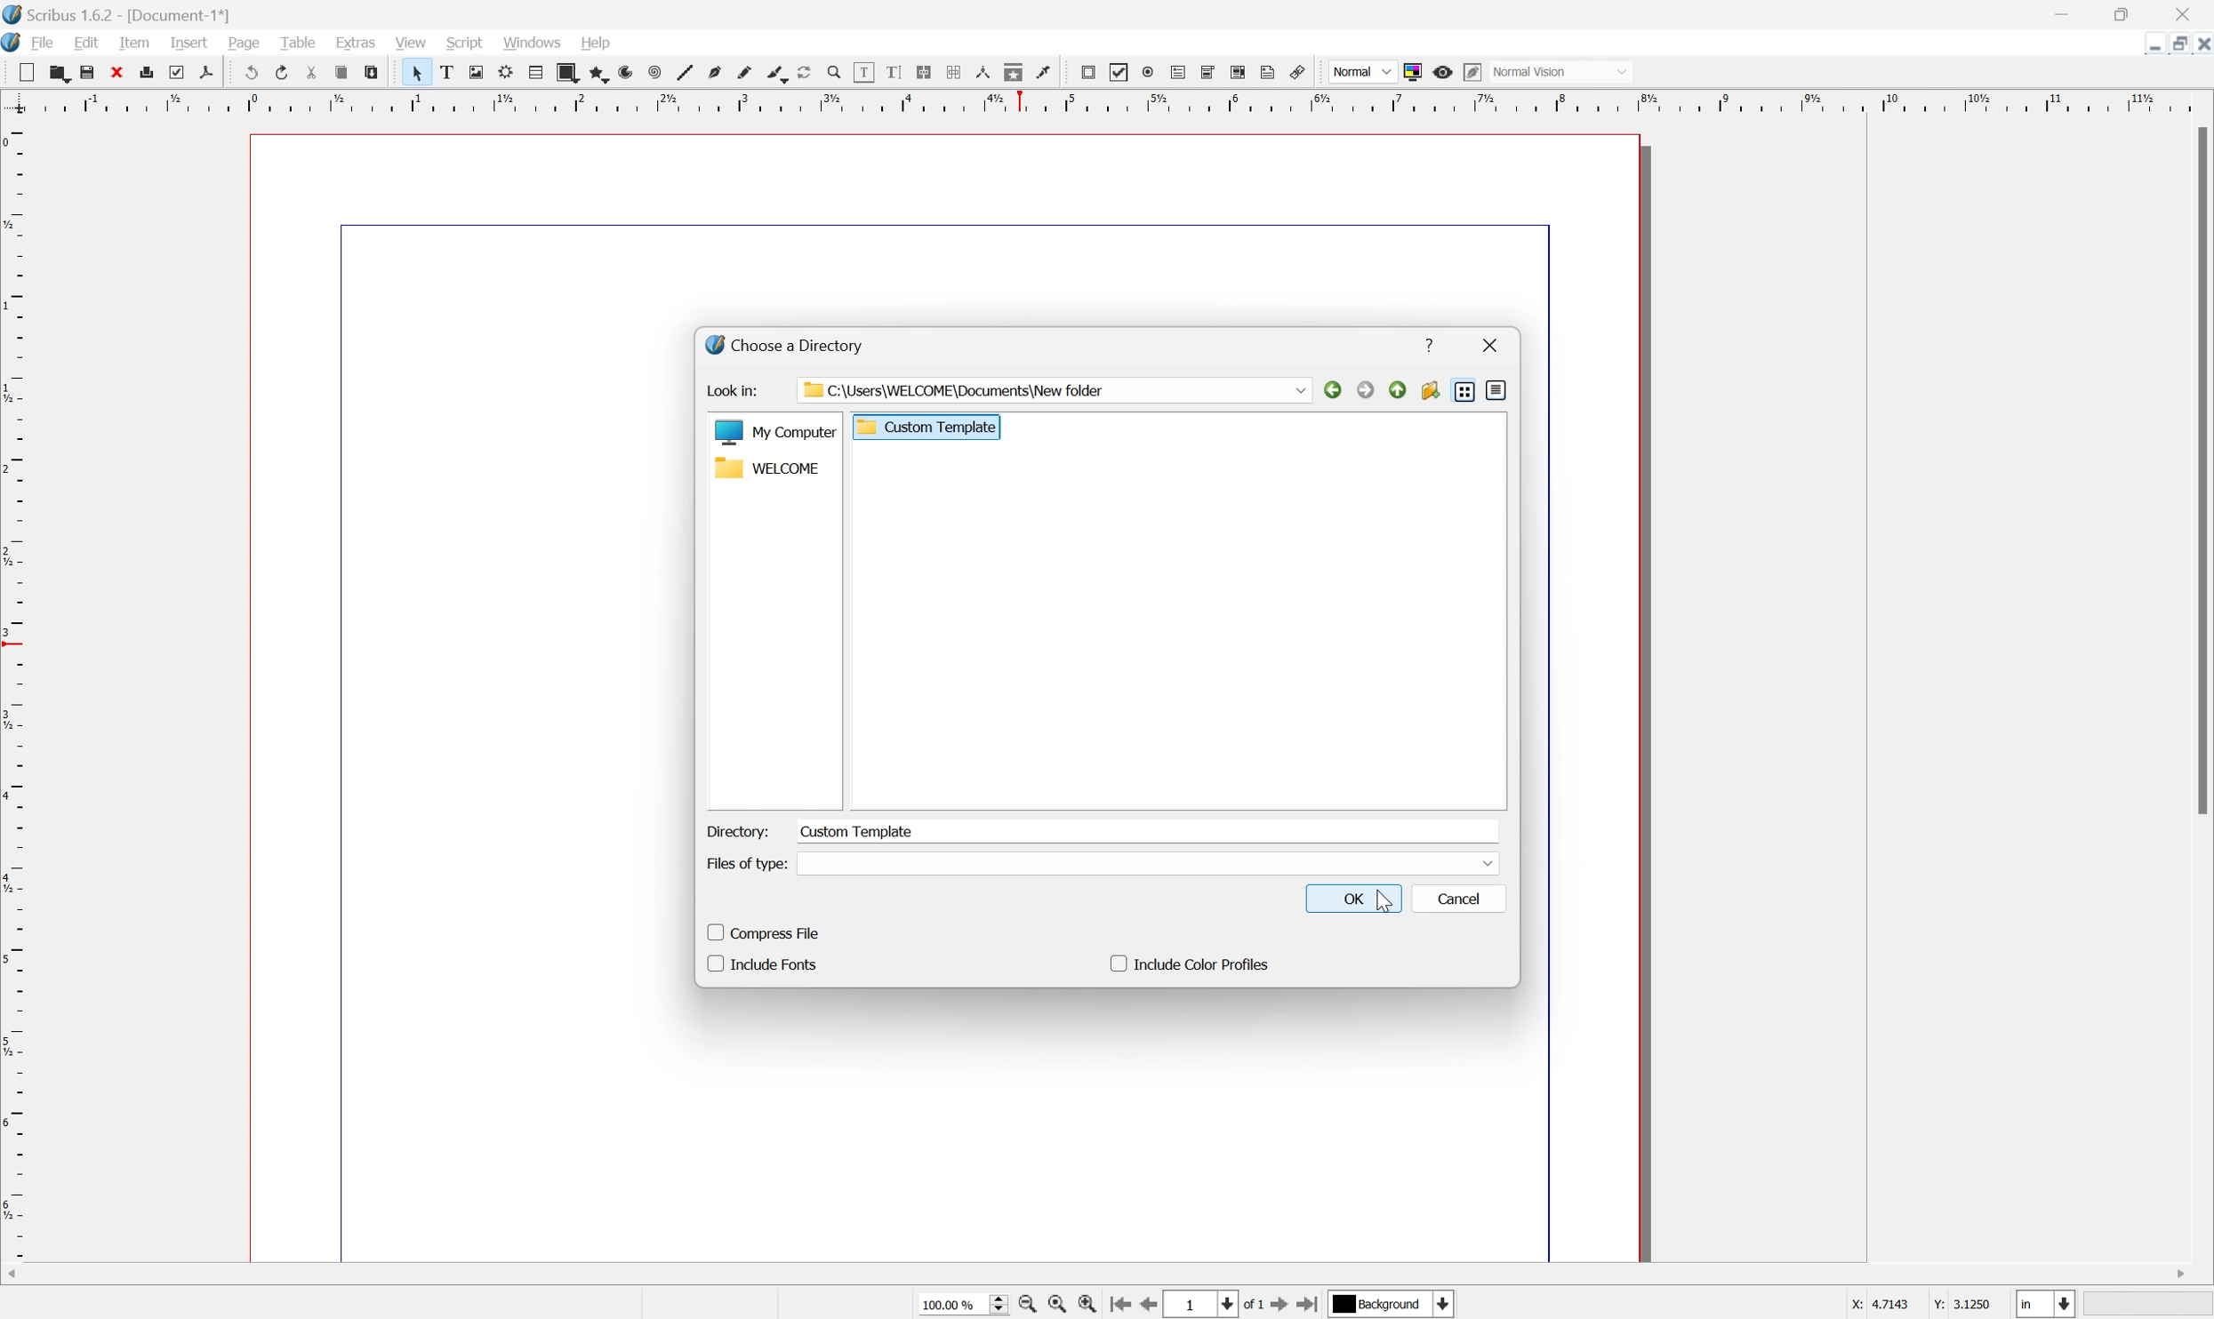  Describe the element at coordinates (173, 72) in the screenshot. I see `preflight verifier` at that location.